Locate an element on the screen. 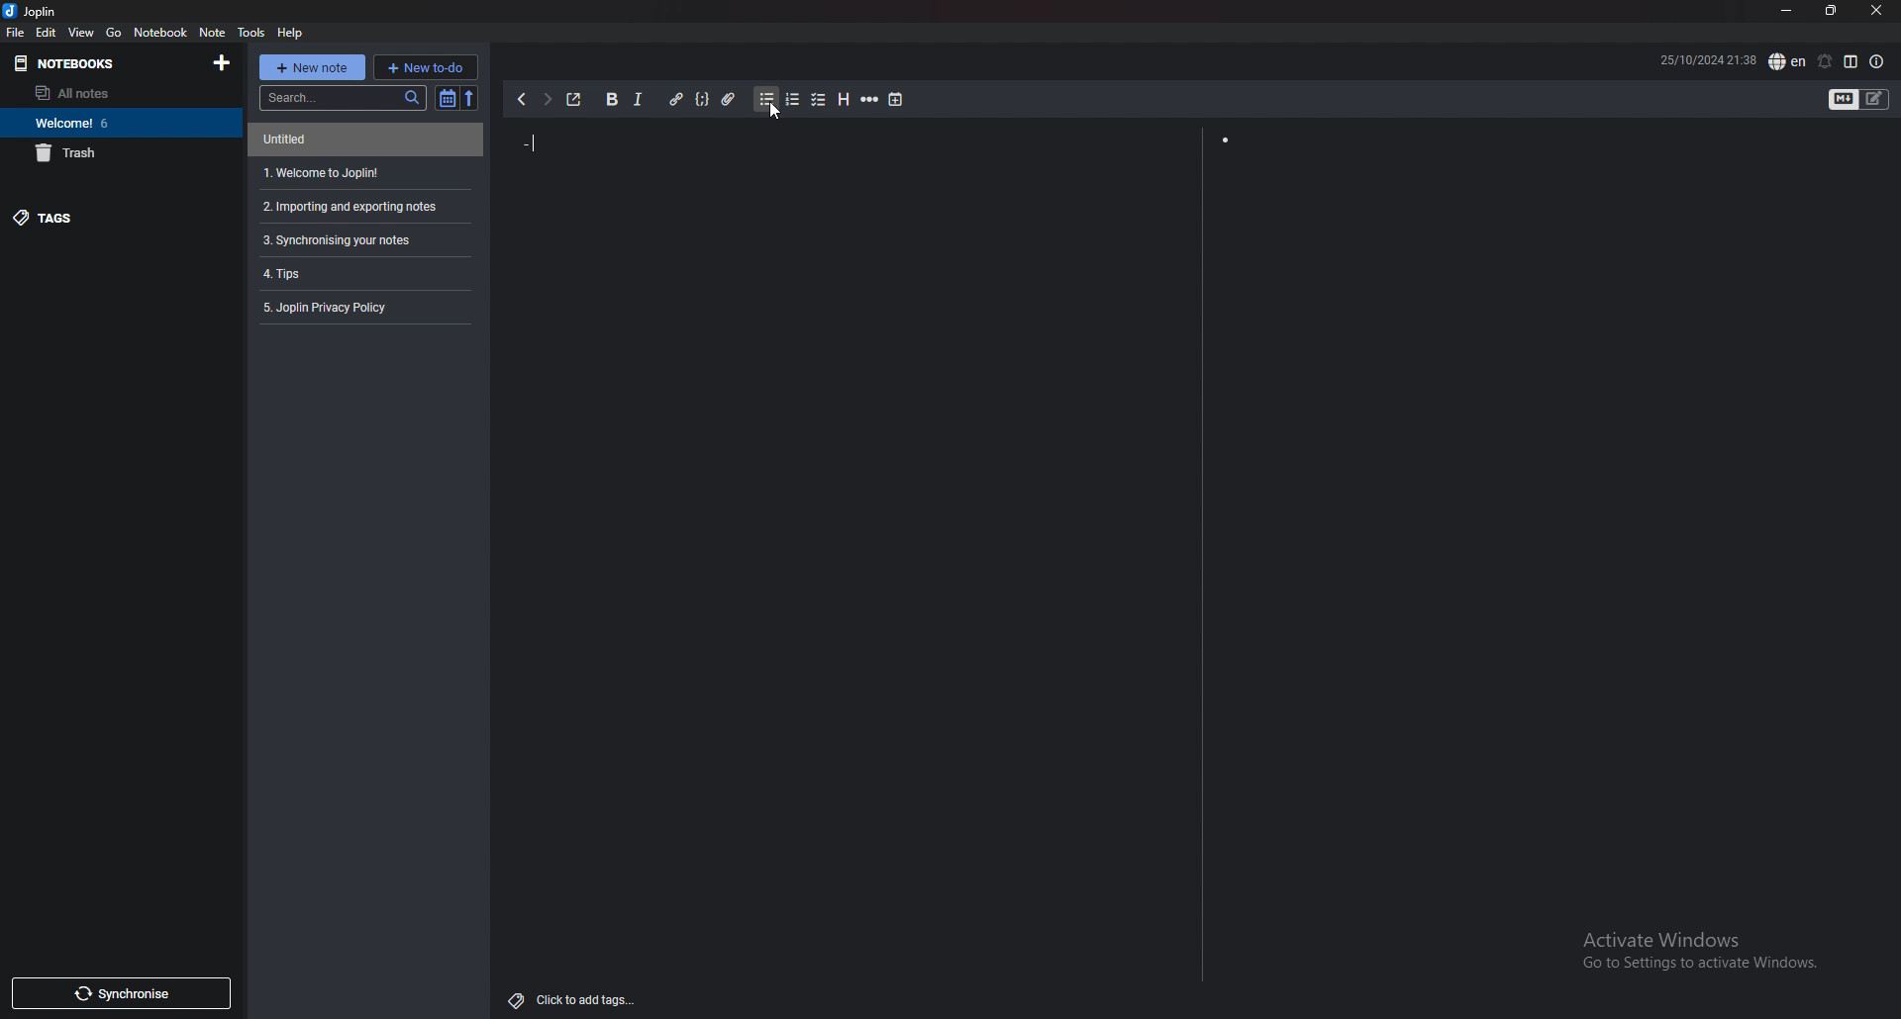  bullet list is located at coordinates (758, 98).